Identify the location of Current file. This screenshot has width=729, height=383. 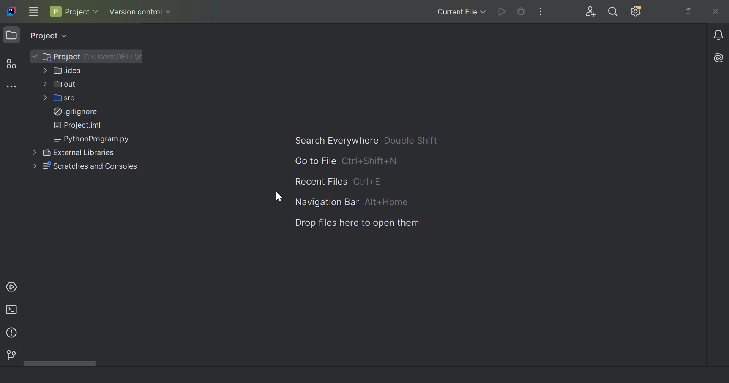
(461, 12).